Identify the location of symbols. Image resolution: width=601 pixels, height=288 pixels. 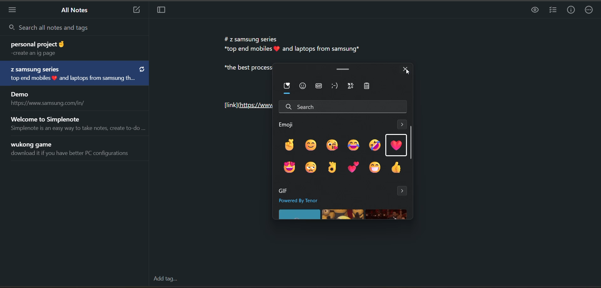
(352, 86).